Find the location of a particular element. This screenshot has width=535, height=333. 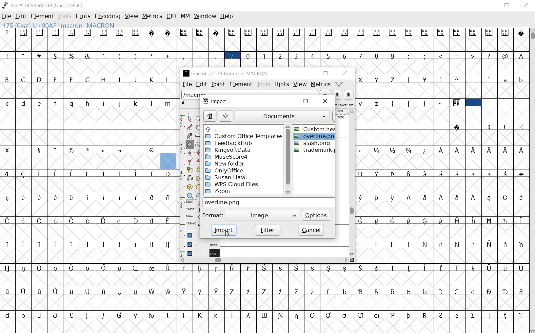

Symbol is located at coordinates (8, 314).